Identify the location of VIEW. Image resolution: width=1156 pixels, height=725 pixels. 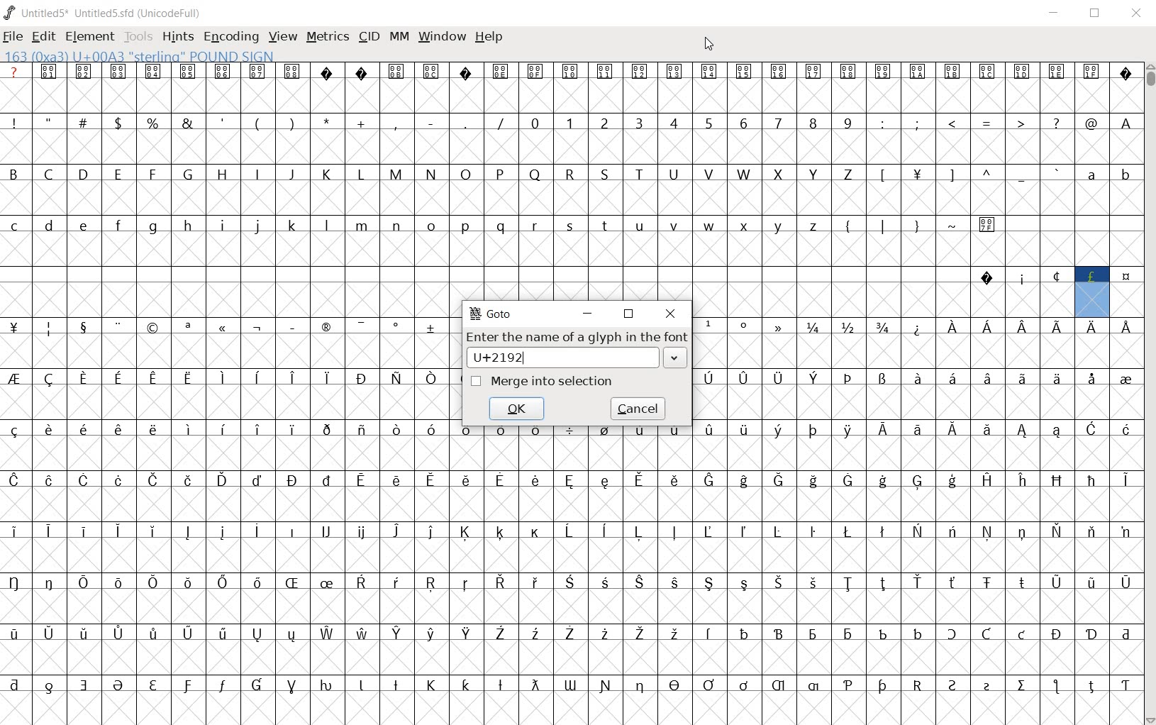
(282, 37).